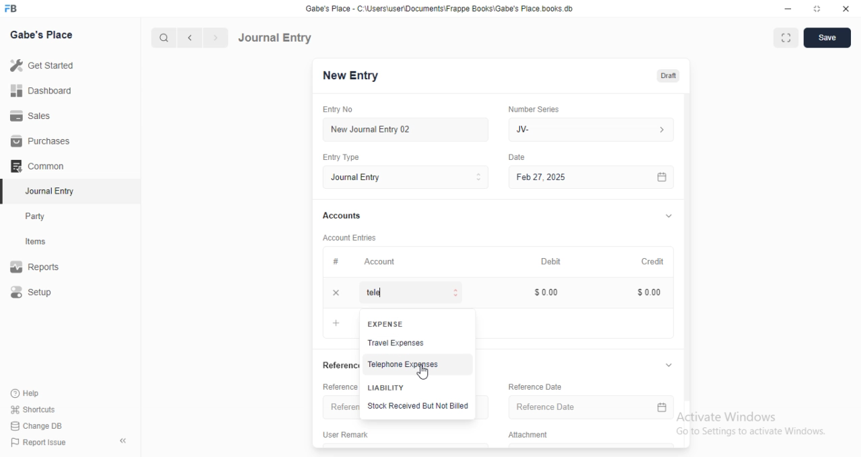  I want to click on Reports, so click(36, 265).